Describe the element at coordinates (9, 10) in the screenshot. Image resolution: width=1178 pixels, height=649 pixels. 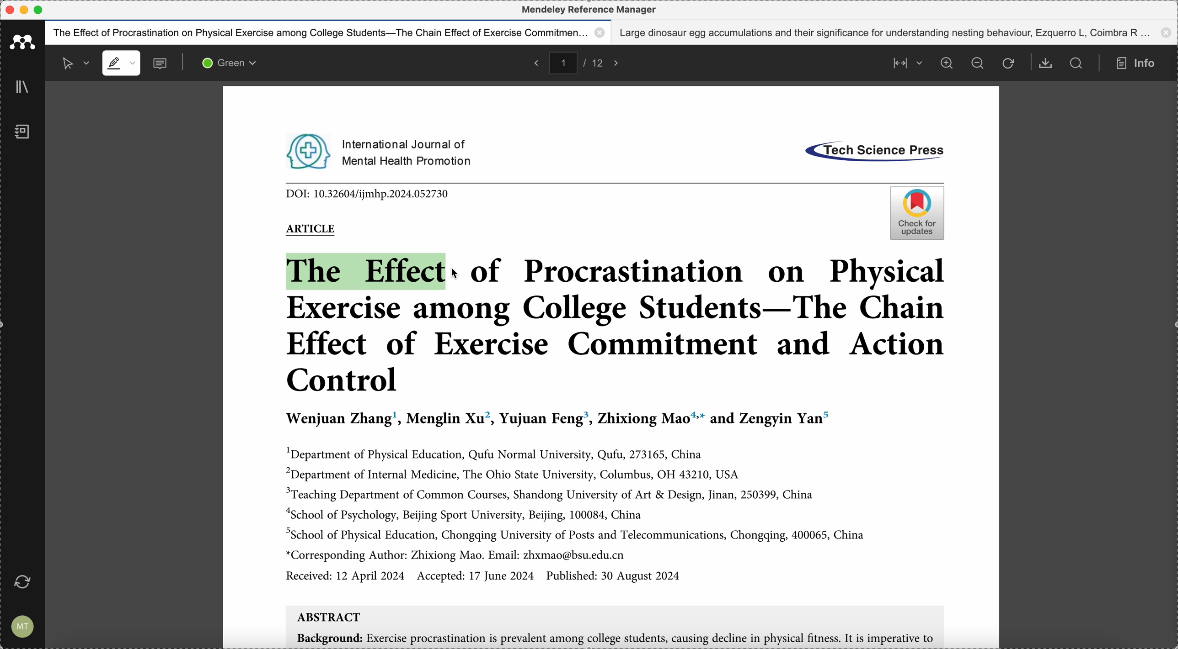
I see `close program` at that location.